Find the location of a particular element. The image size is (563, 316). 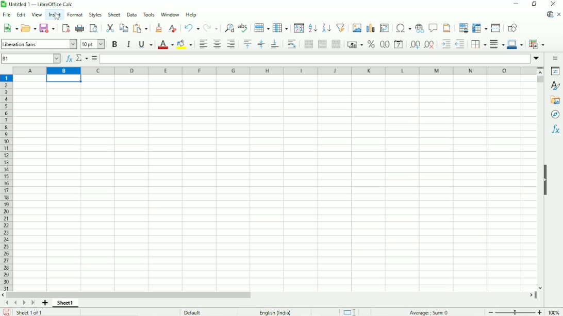

Undo is located at coordinates (192, 27).